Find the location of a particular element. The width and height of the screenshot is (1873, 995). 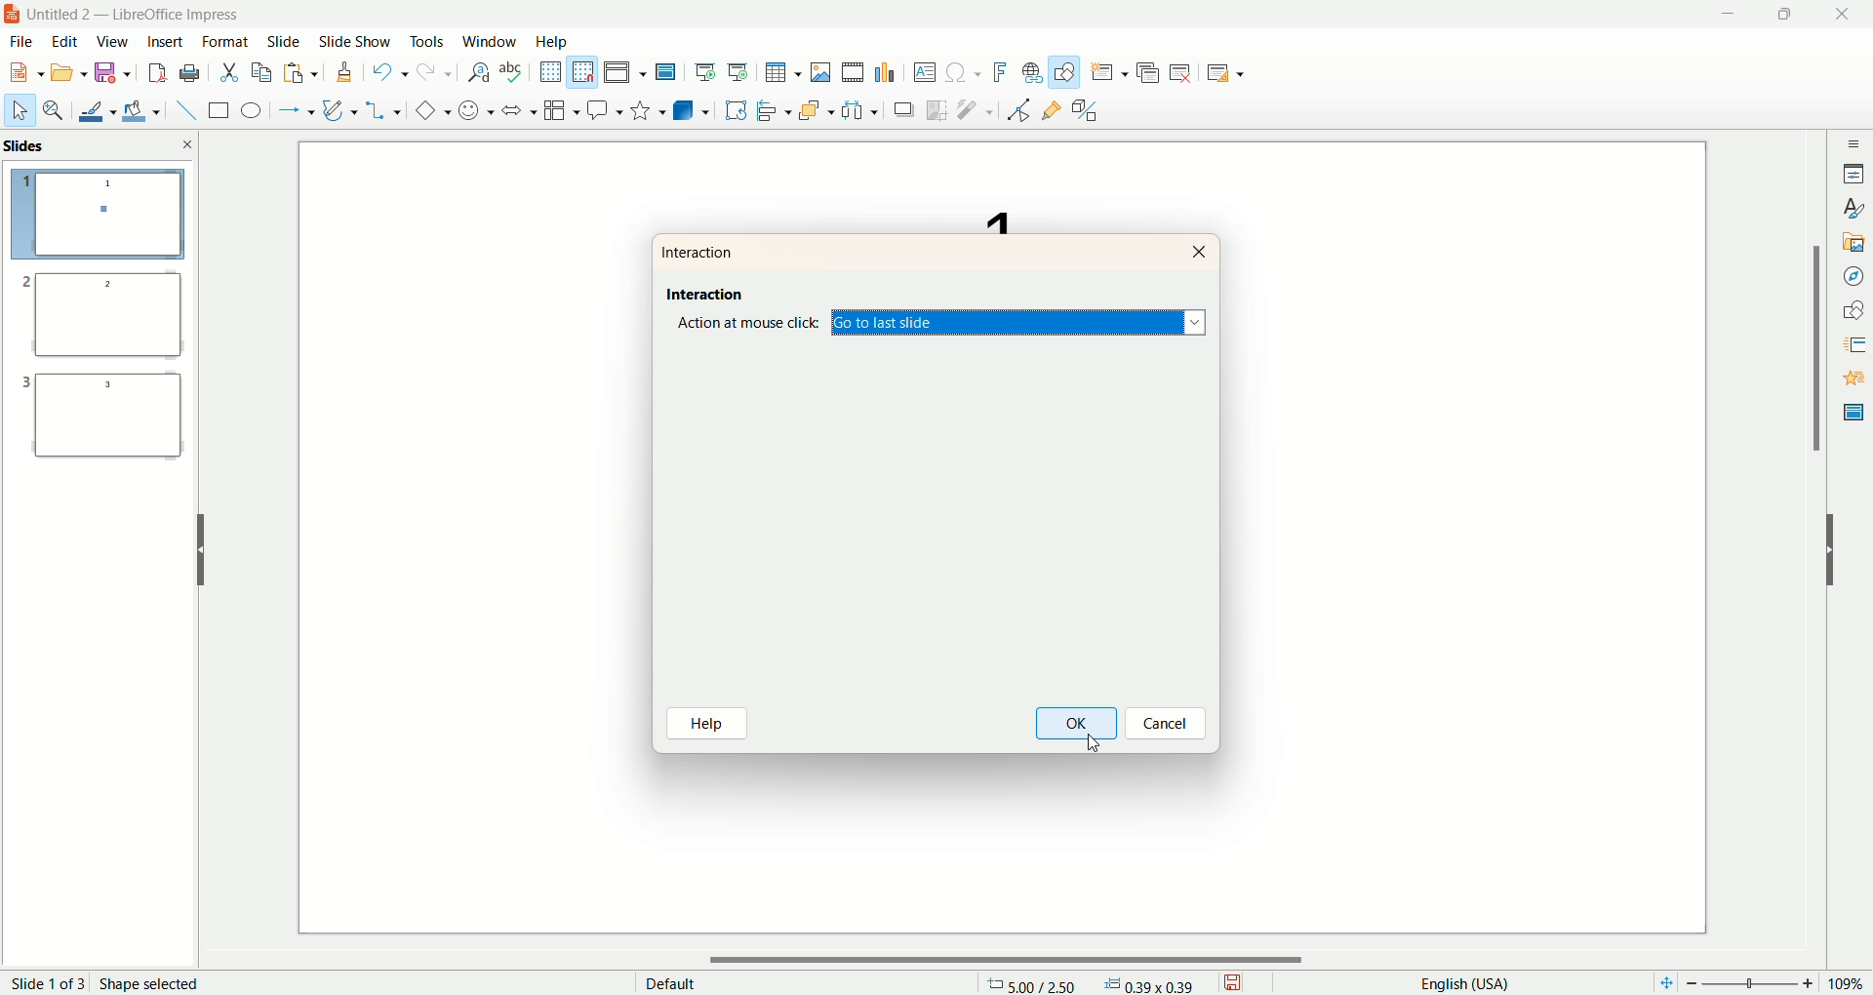

edit is located at coordinates (66, 42).